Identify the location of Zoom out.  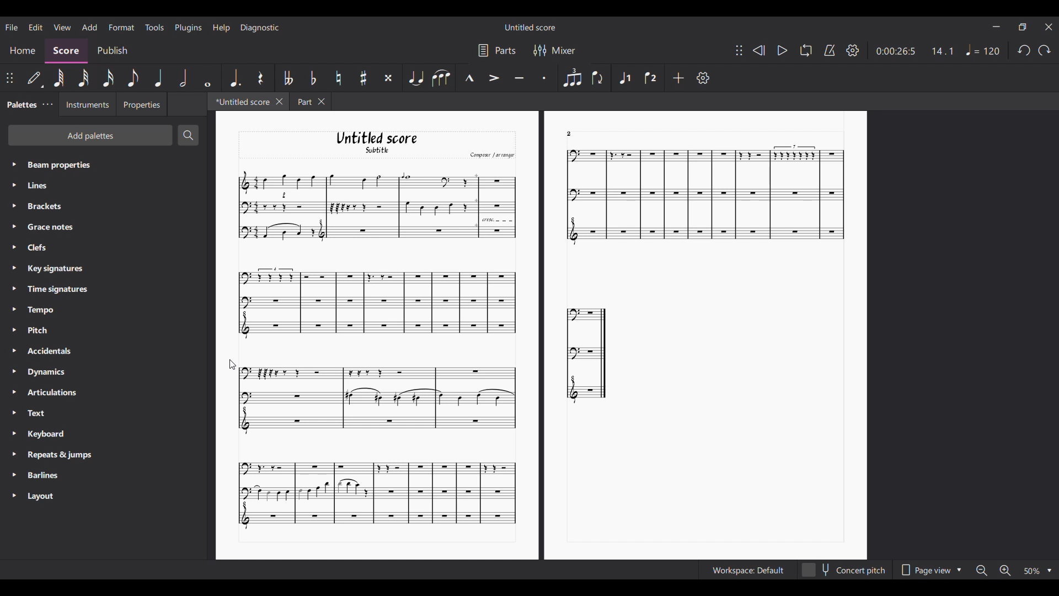
(980, 570).